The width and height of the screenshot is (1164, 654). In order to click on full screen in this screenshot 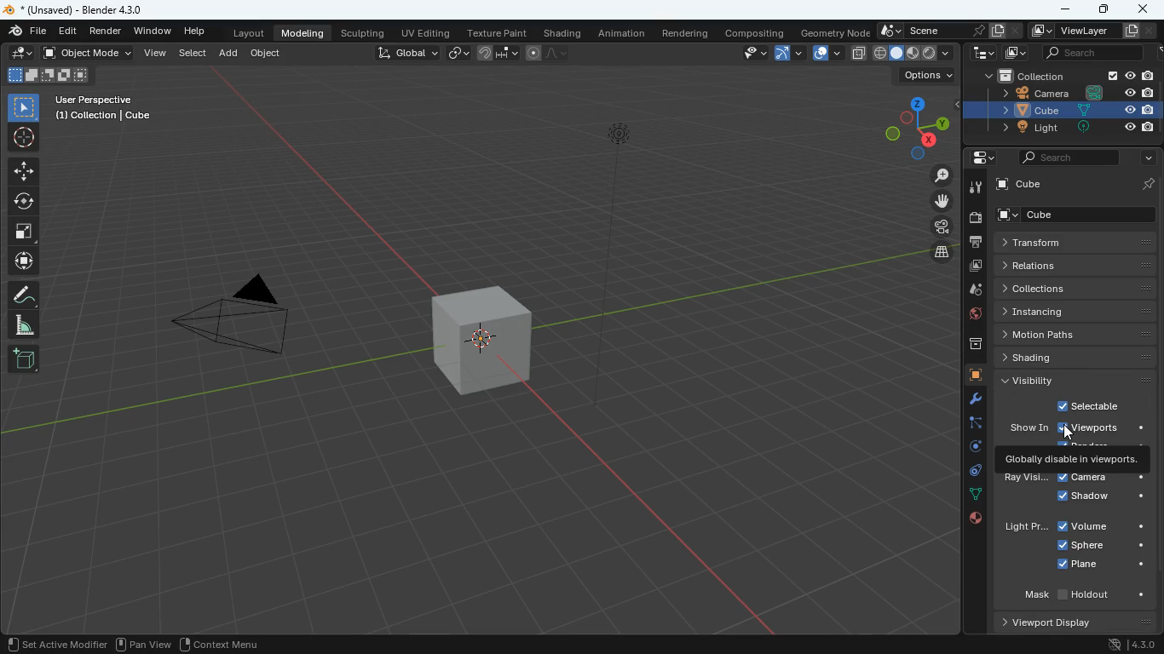, I will do `click(23, 232)`.